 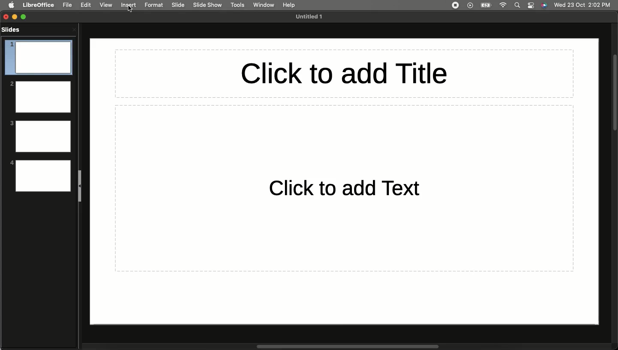 I want to click on Scroll, so click(x=614, y=93).